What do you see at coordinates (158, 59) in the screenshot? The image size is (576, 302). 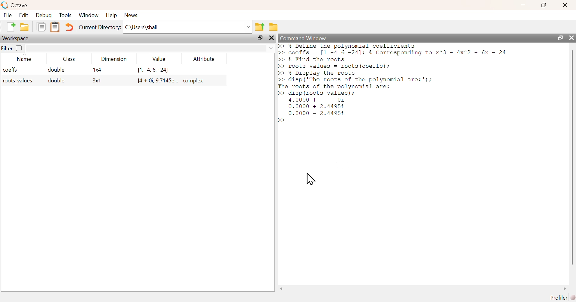 I see `Value` at bounding box center [158, 59].